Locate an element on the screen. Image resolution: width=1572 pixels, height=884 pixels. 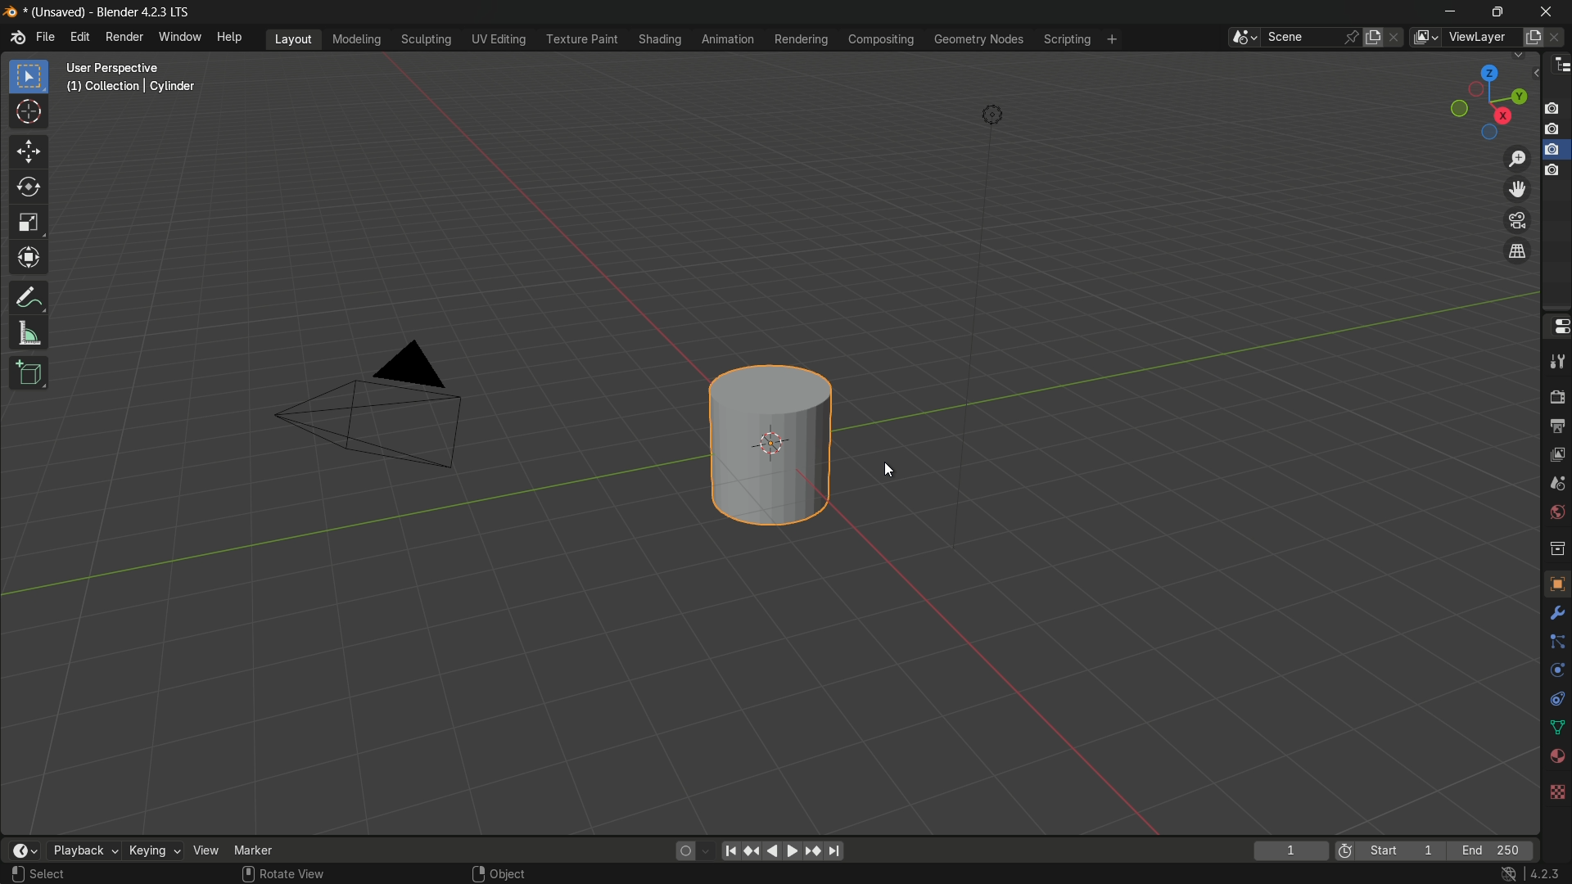
layer 1 is located at coordinates (1555, 108).